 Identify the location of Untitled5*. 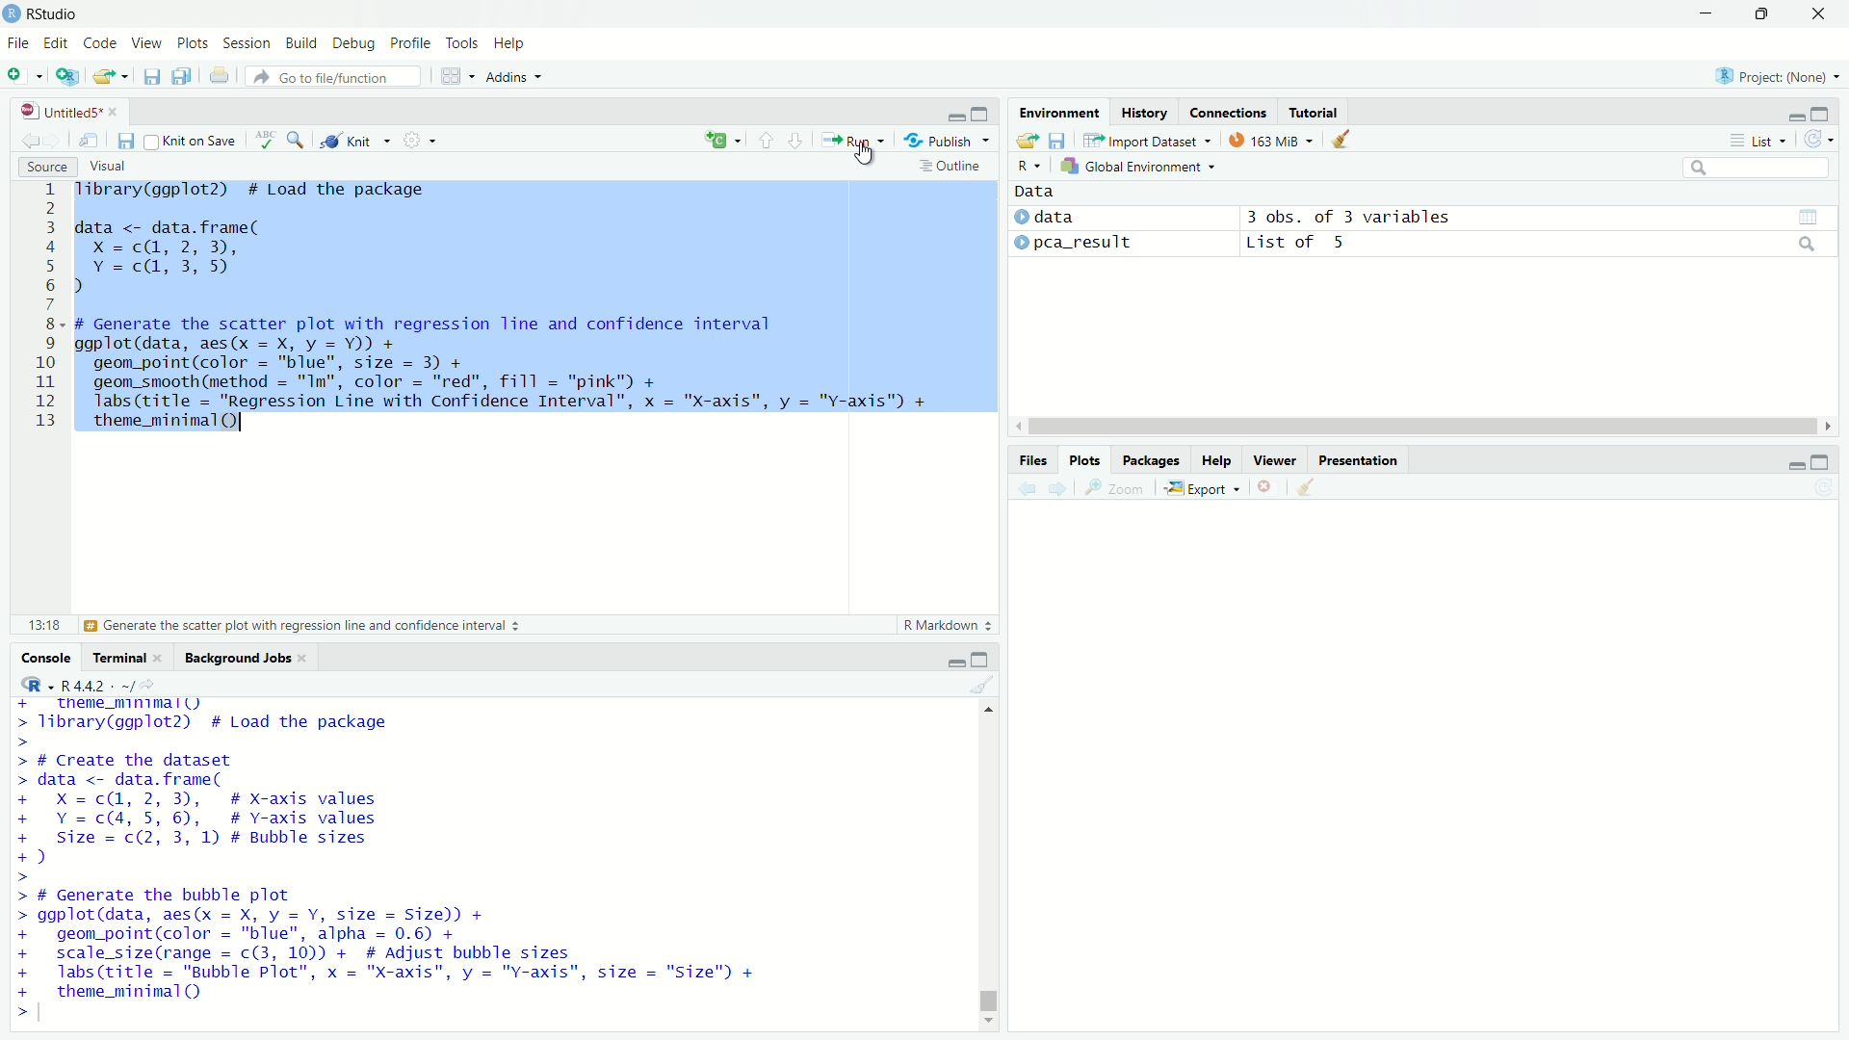
(61, 111).